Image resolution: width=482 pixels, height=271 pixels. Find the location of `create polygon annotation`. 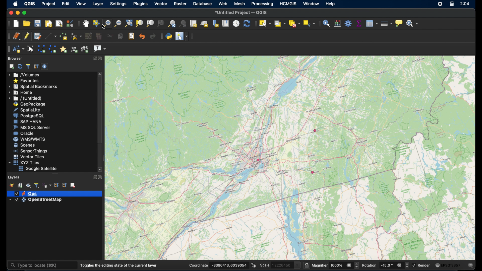

create polygon annotation is located at coordinates (42, 48).